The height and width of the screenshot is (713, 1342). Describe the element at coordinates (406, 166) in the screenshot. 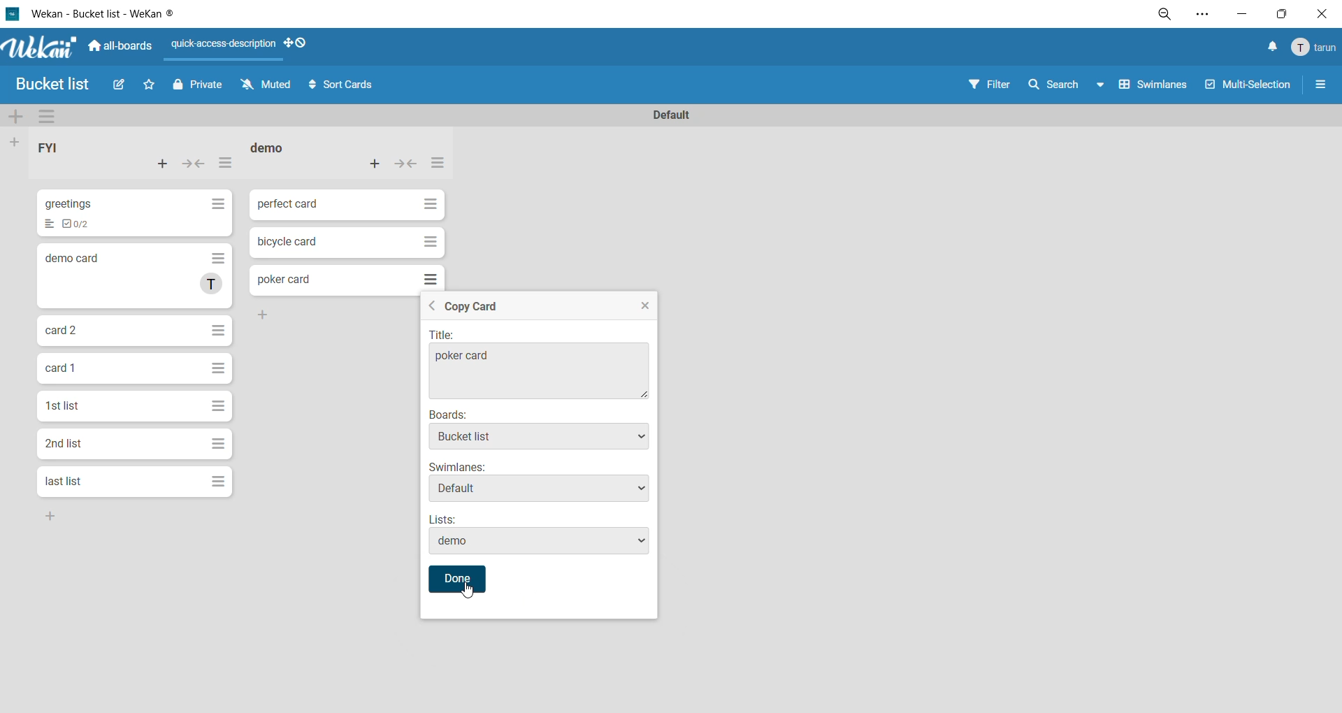

I see `collapse` at that location.